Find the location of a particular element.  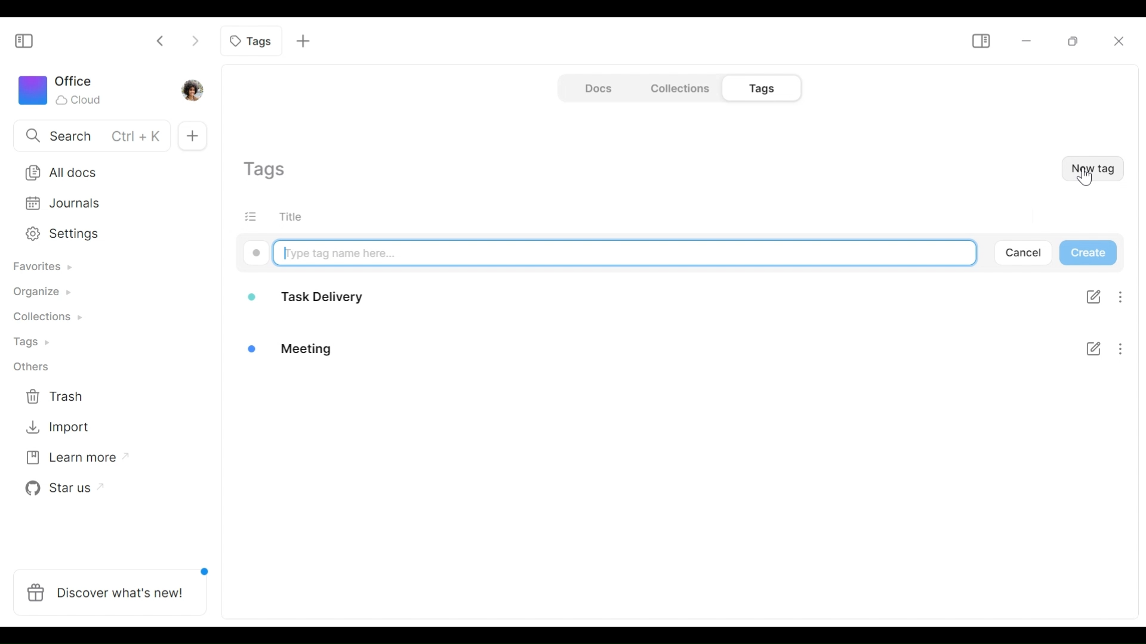

Tags is located at coordinates (36, 343).